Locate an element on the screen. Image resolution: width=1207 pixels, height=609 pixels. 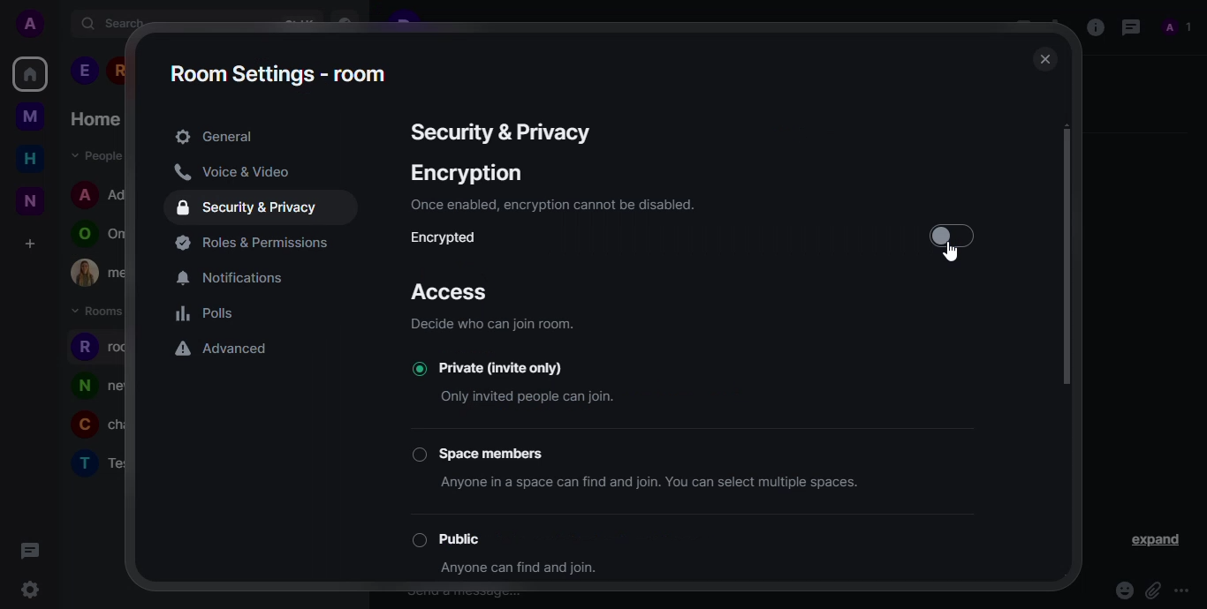
close is located at coordinates (1042, 61).